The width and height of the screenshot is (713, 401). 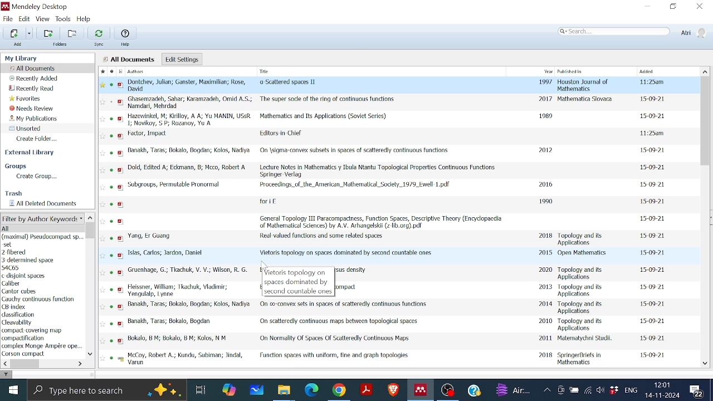 I want to click on keyword, so click(x=18, y=246).